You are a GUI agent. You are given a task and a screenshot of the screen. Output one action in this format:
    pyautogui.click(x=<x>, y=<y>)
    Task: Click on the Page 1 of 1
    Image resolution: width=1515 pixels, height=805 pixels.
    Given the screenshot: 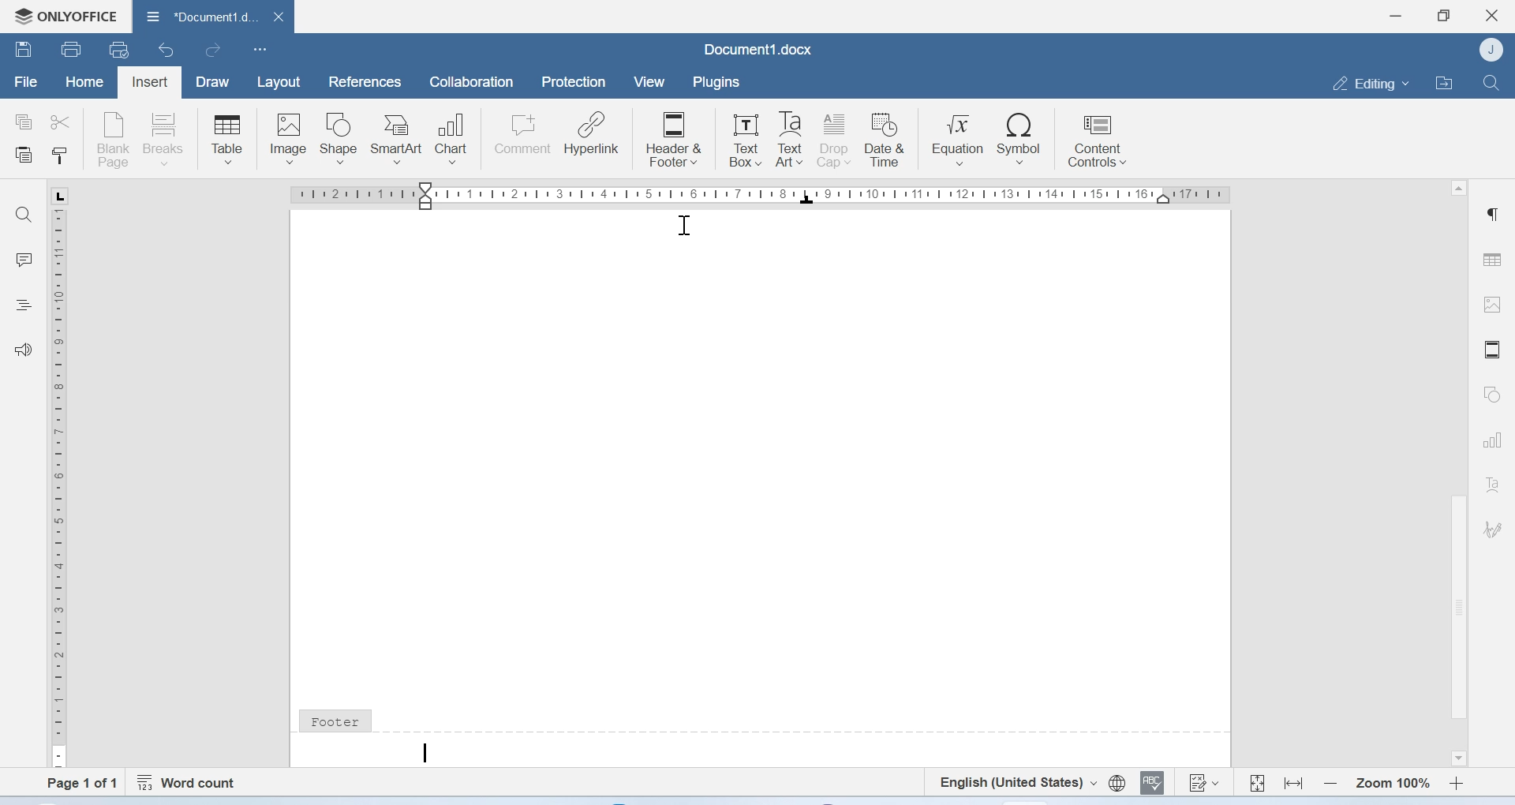 What is the action you would take?
    pyautogui.click(x=74, y=783)
    